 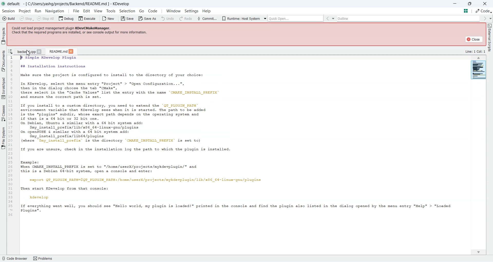 What do you see at coordinates (108, 141) in the screenshot?
I see `(where “Smy install prefix’ is the directory 'CMAKE INSTALL PREFIX’ is set to)` at bounding box center [108, 141].